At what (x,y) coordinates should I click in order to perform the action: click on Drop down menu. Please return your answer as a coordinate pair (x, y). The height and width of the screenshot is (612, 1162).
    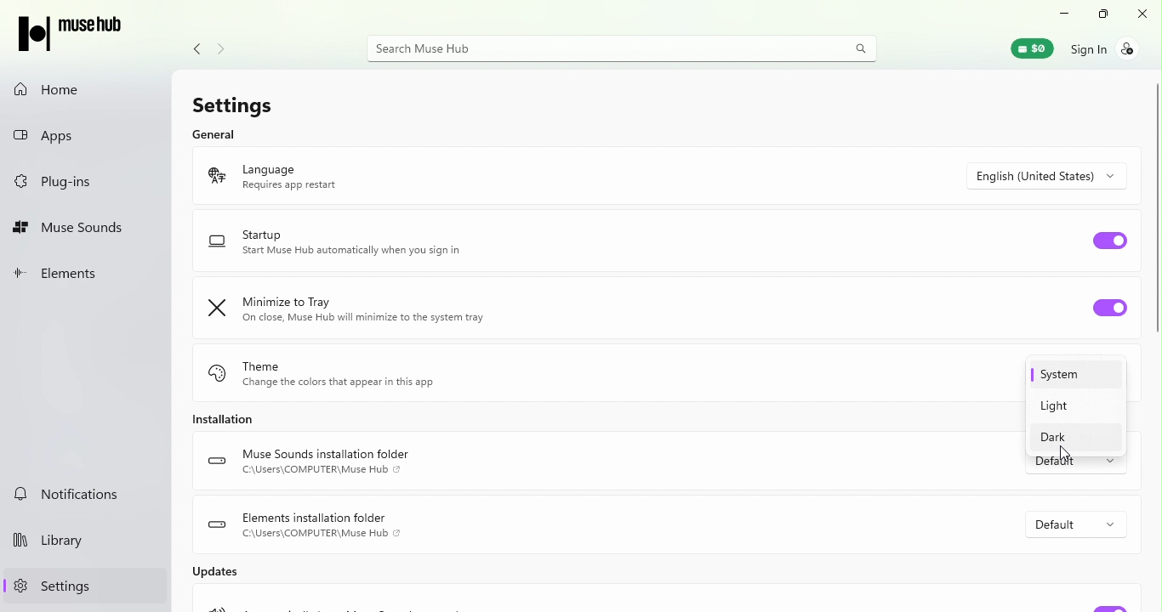
    Looking at the image, I should click on (1043, 176).